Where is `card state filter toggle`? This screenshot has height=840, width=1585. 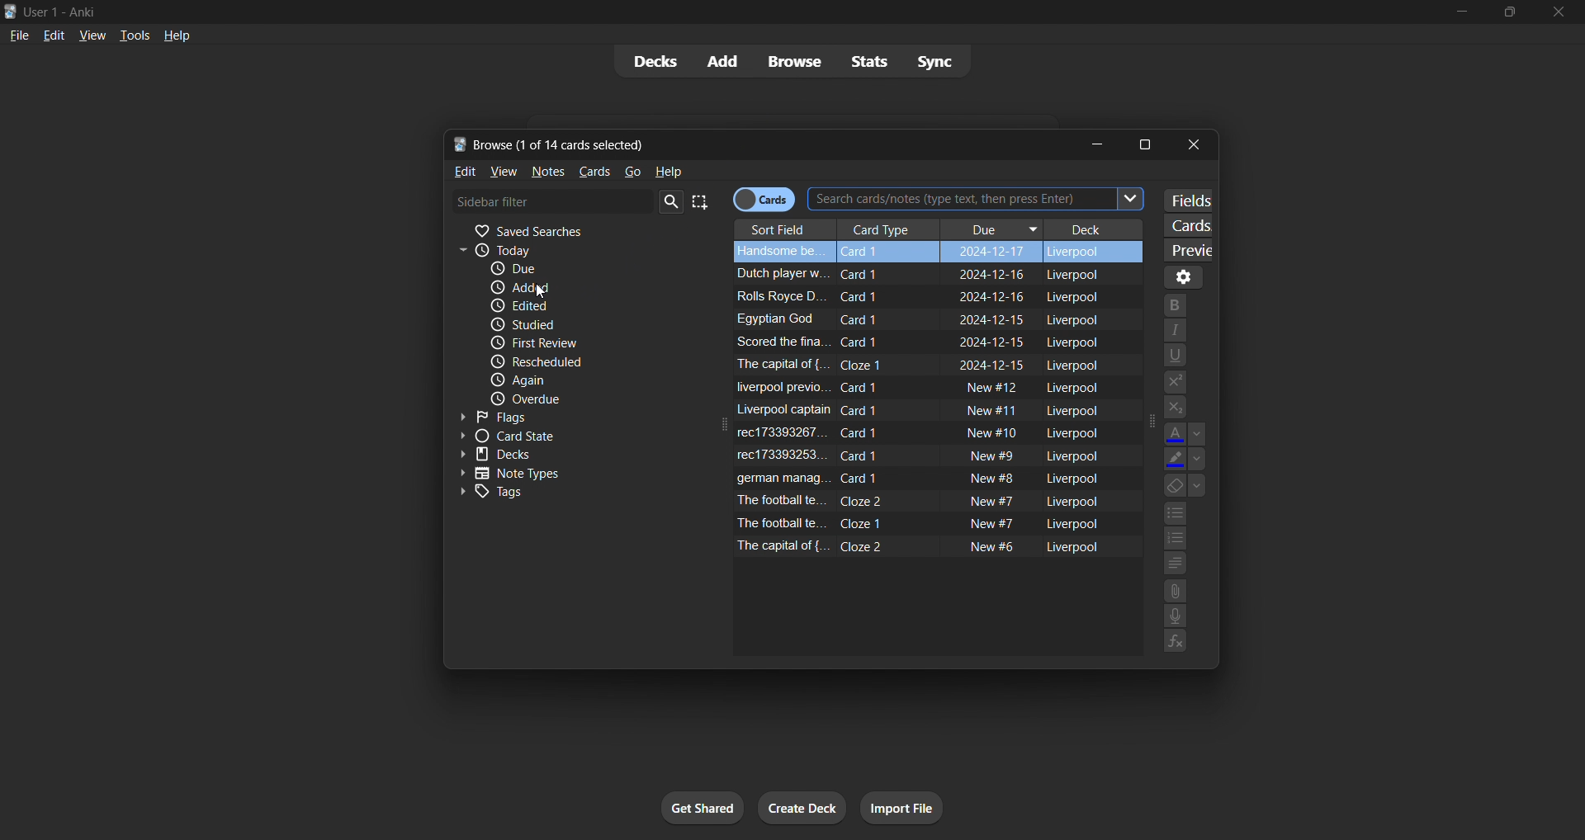
card state filter toggle is located at coordinates (563, 437).